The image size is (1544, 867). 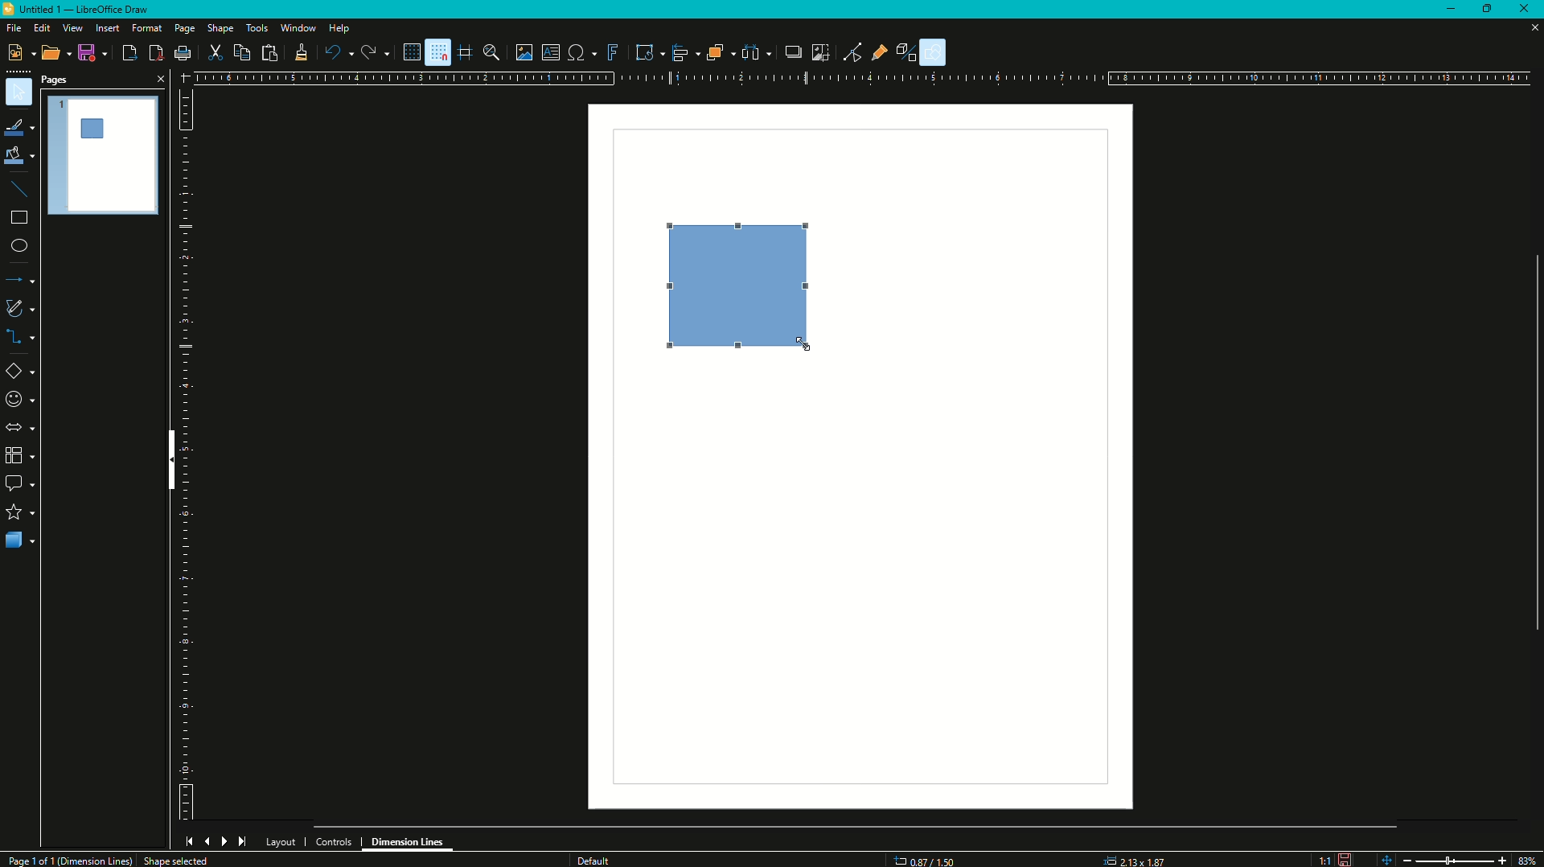 I want to click on Clone Formatting, so click(x=301, y=53).